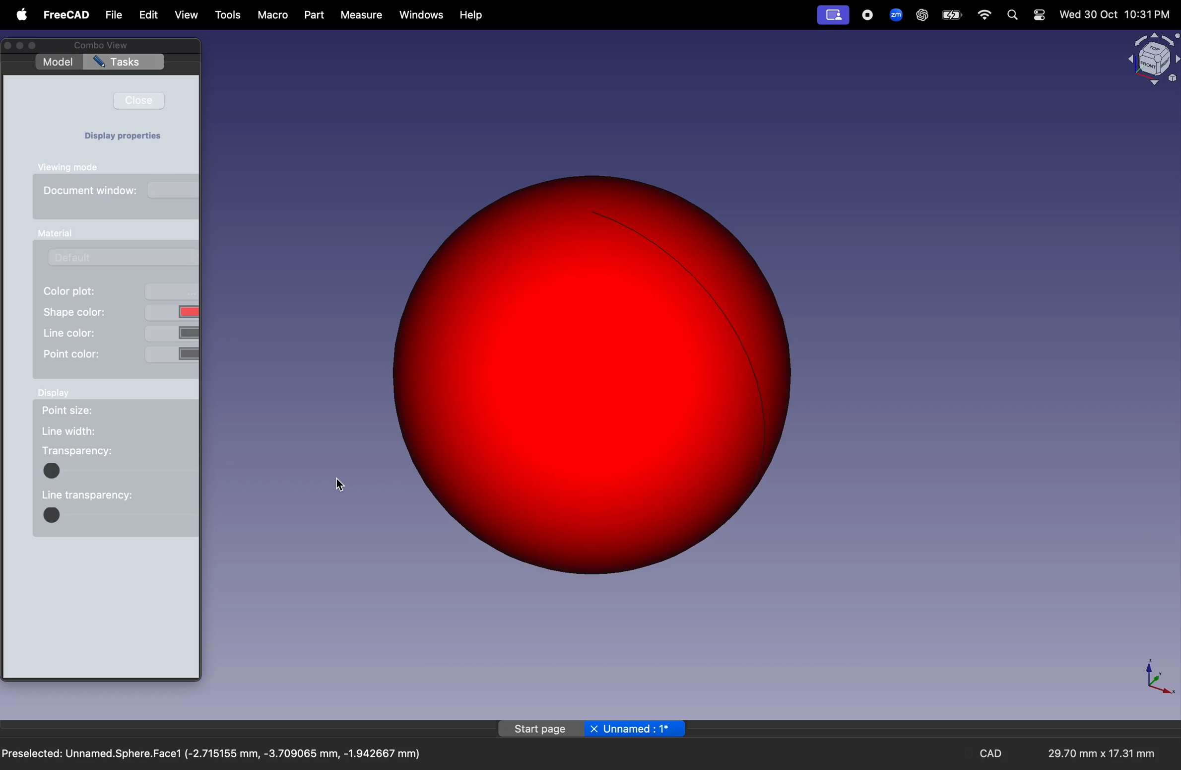 This screenshot has width=1181, height=770. I want to click on free Cad, so click(66, 16).